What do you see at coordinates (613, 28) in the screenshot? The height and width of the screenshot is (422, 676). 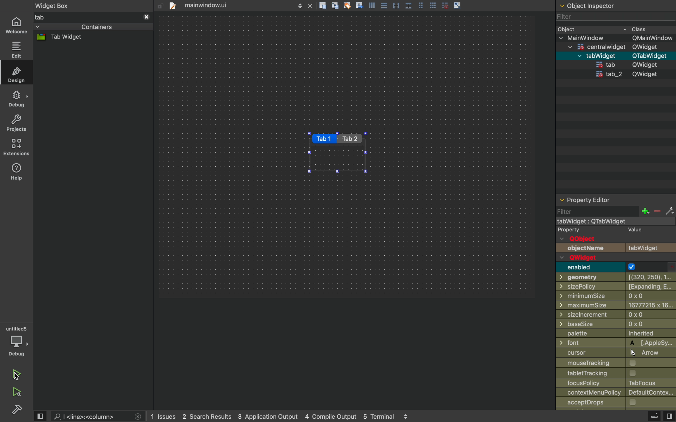 I see `object class` at bounding box center [613, 28].